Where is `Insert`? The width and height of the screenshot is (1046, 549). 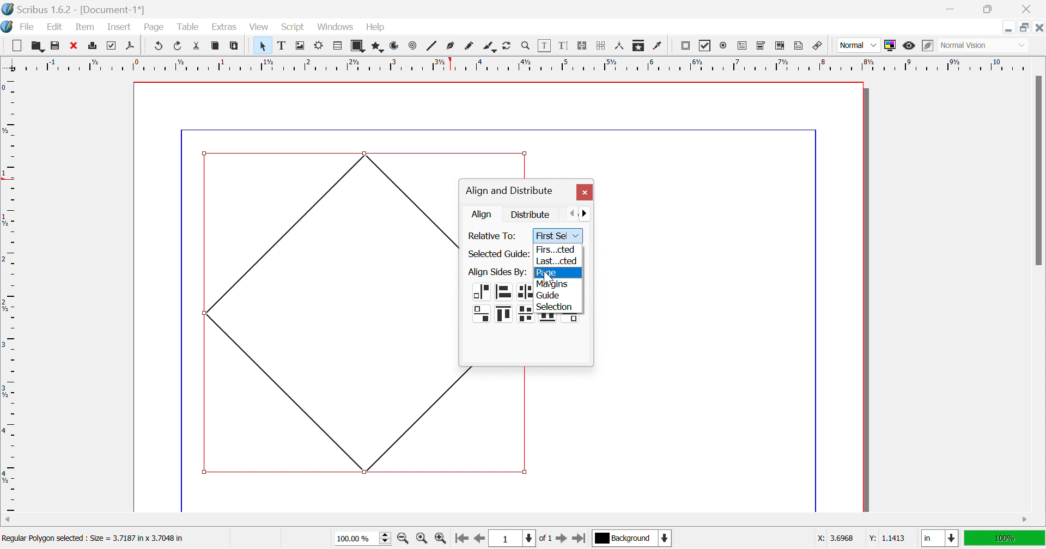
Insert is located at coordinates (119, 26).